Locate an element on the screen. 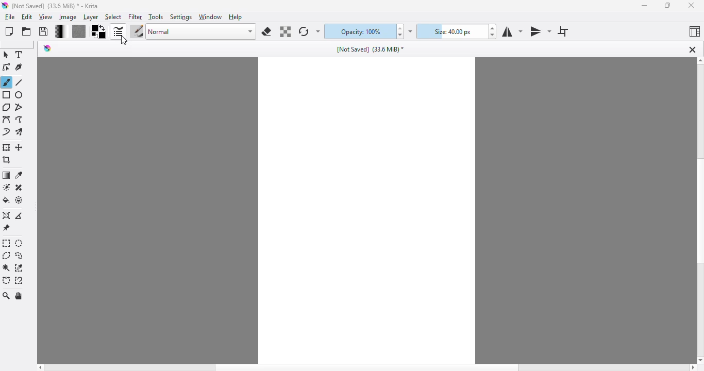 This screenshot has width=704, height=371. freehand selection tool is located at coordinates (19, 256).